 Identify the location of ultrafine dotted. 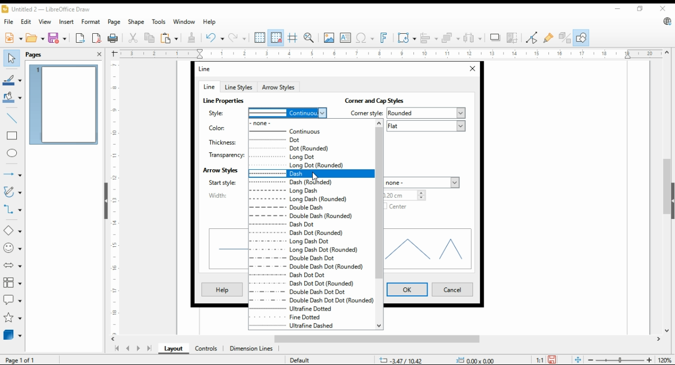
(302, 309).